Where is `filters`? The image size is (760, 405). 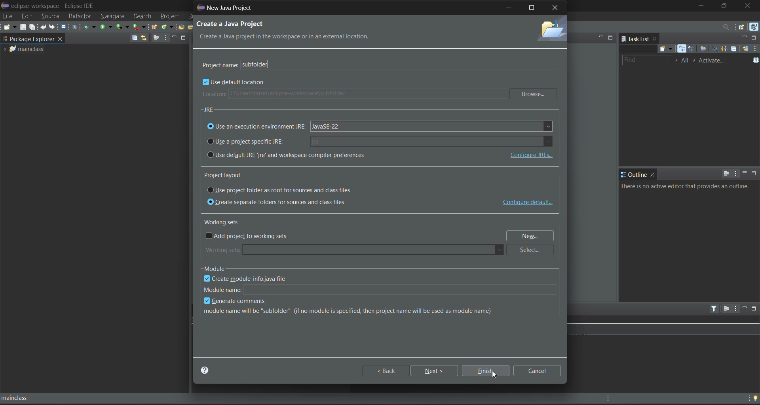 filters is located at coordinates (715, 308).